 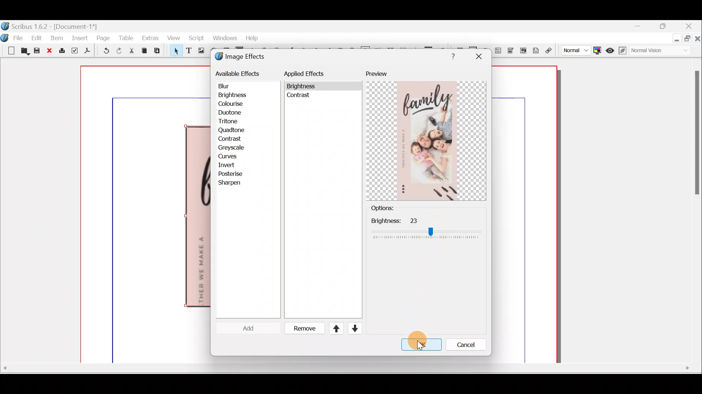 I want to click on Visual appearance of display, so click(x=663, y=51).